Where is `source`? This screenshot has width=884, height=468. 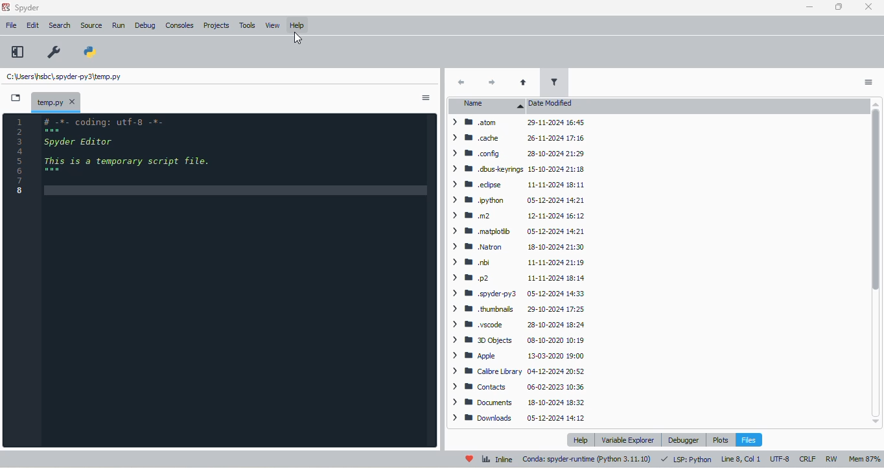
source is located at coordinates (91, 26).